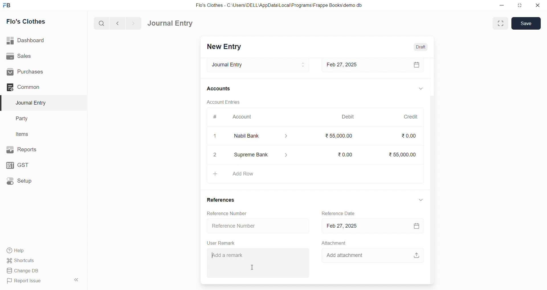 This screenshot has height=290, width=547. I want to click on VERTICAL SCROLL BAR, so click(431, 171).